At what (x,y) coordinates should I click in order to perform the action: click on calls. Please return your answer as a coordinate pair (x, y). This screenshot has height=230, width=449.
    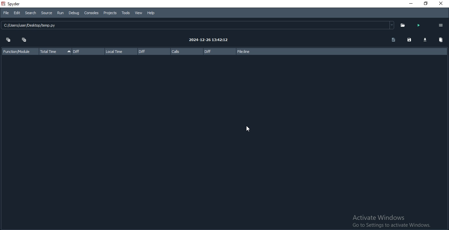
    Looking at the image, I should click on (186, 51).